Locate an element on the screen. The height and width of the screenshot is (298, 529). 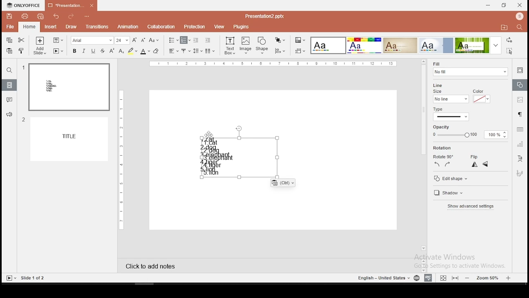
numbering is located at coordinates (186, 40).